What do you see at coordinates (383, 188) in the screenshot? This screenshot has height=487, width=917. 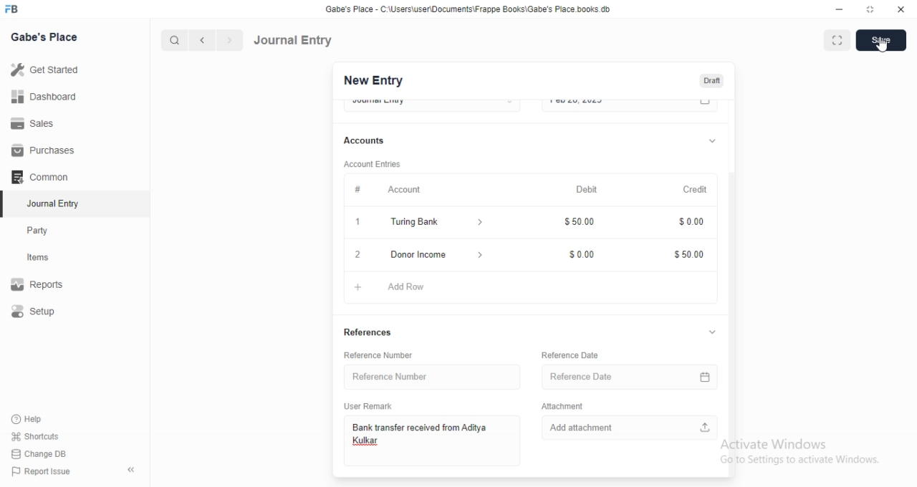 I see `Account` at bounding box center [383, 188].